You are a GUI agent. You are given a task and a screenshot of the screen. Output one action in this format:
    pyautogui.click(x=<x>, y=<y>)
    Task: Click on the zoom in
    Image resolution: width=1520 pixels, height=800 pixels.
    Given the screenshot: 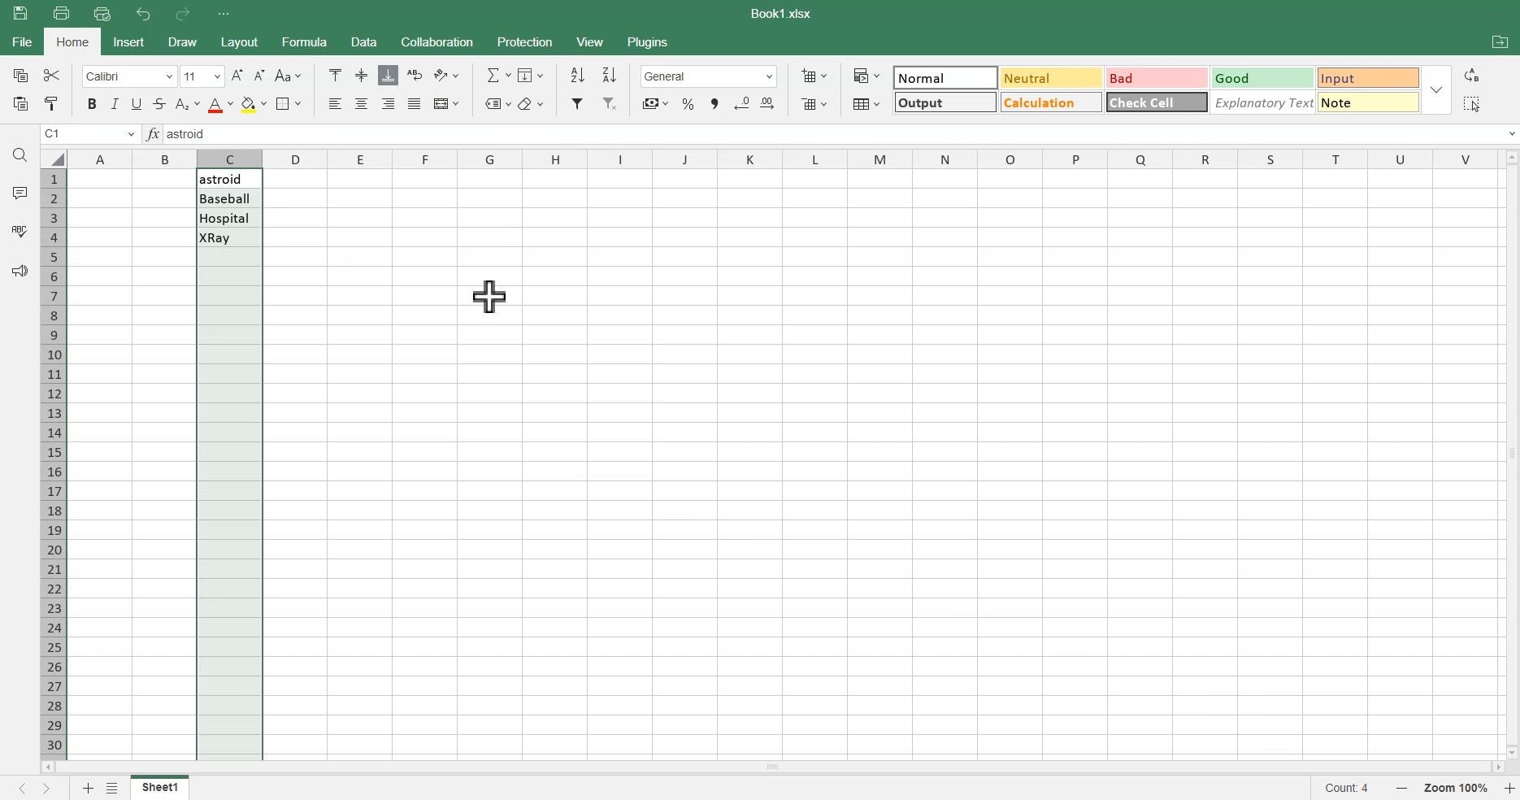 What is the action you would take?
    pyautogui.click(x=1510, y=789)
    